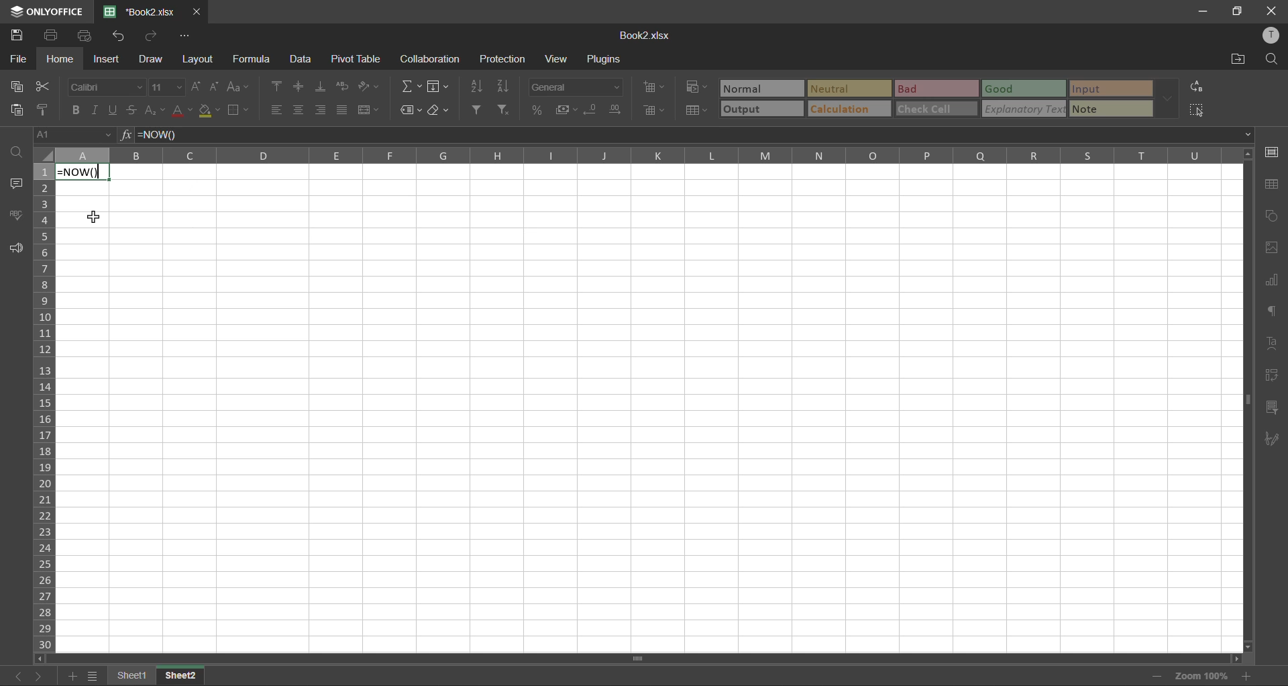 This screenshot has width=1288, height=686. What do you see at coordinates (1270, 375) in the screenshot?
I see `pivot table` at bounding box center [1270, 375].